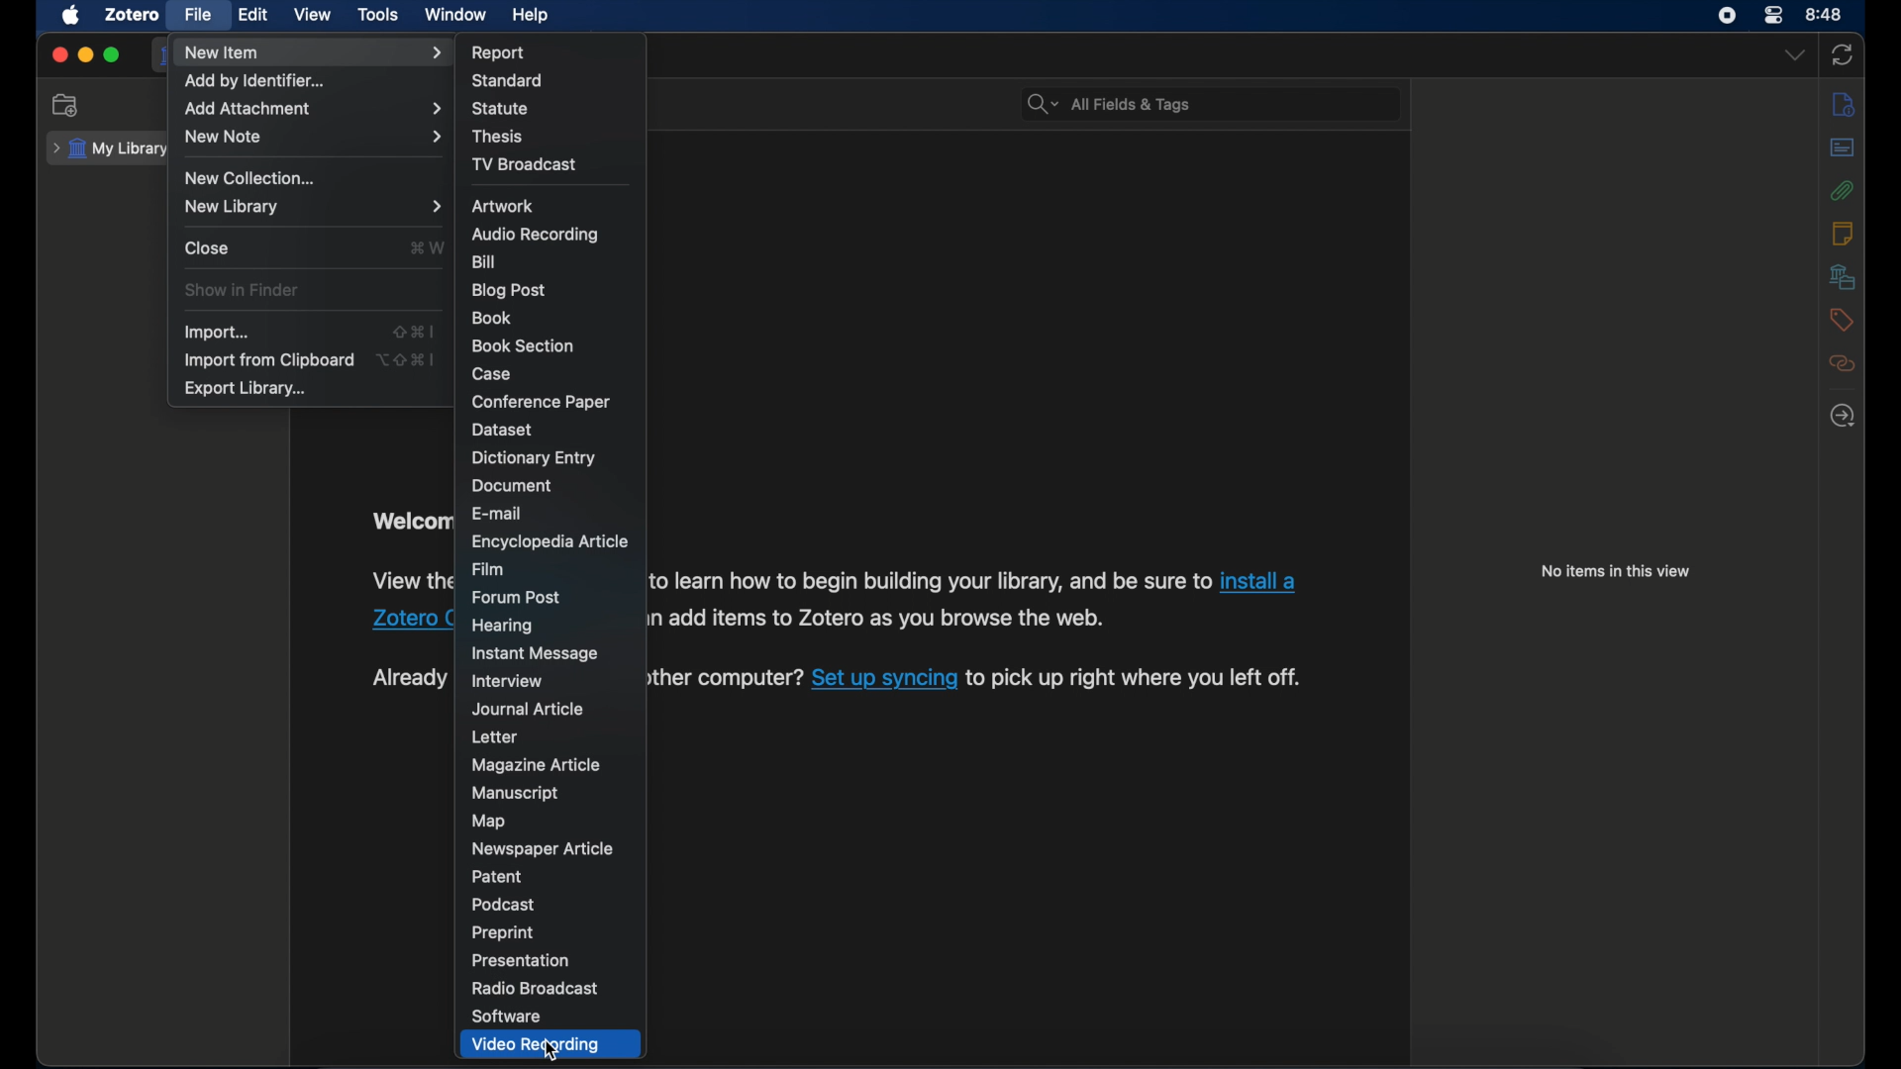 This screenshot has height=1069, width=1901. What do you see at coordinates (499, 52) in the screenshot?
I see `report` at bounding box center [499, 52].